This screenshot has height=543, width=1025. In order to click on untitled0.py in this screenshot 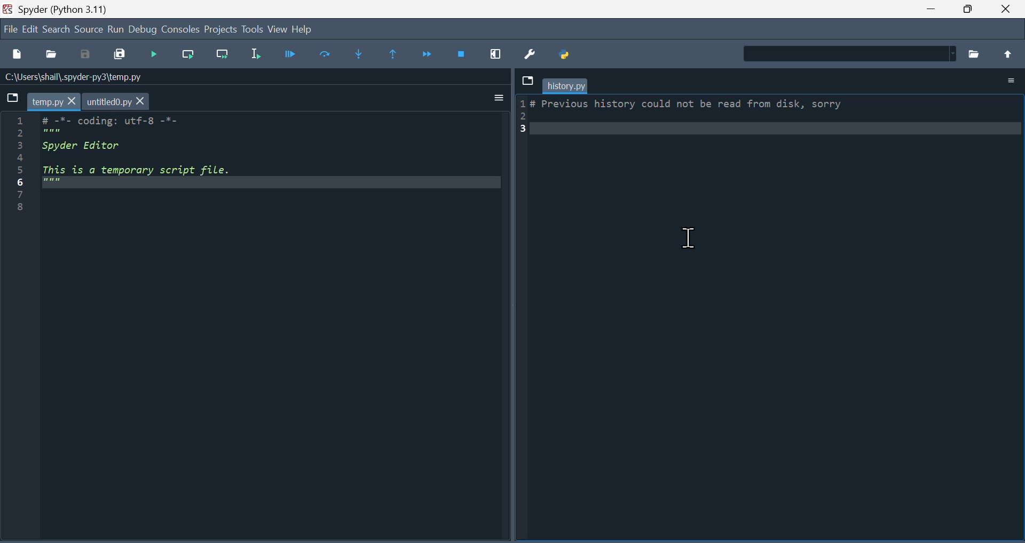, I will do `click(117, 101)`.